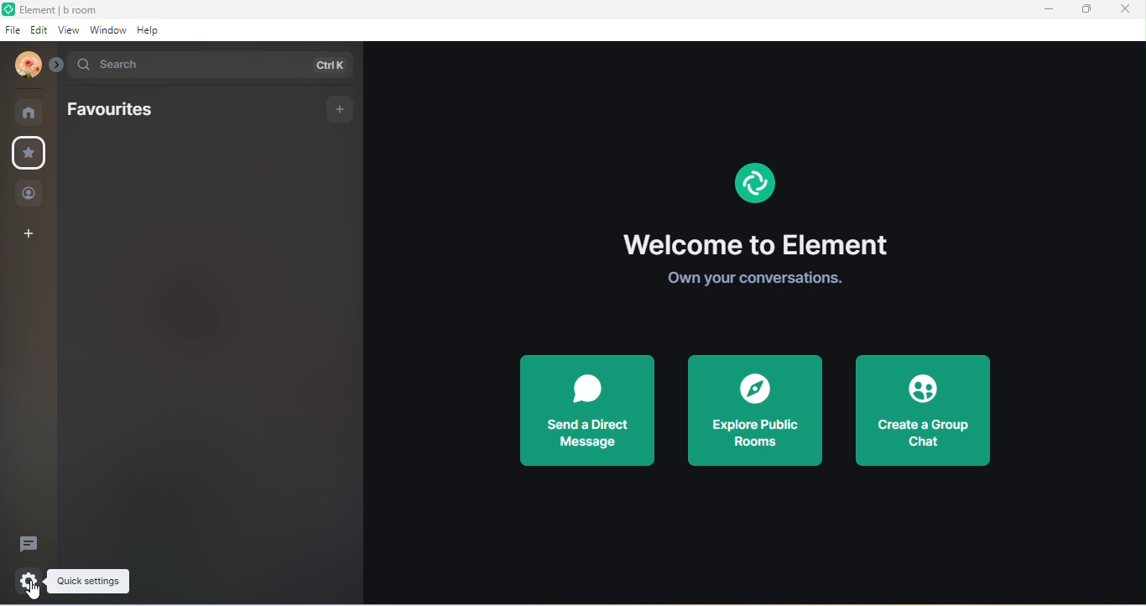 The image size is (1146, 606). Describe the element at coordinates (39, 29) in the screenshot. I see `edit` at that location.